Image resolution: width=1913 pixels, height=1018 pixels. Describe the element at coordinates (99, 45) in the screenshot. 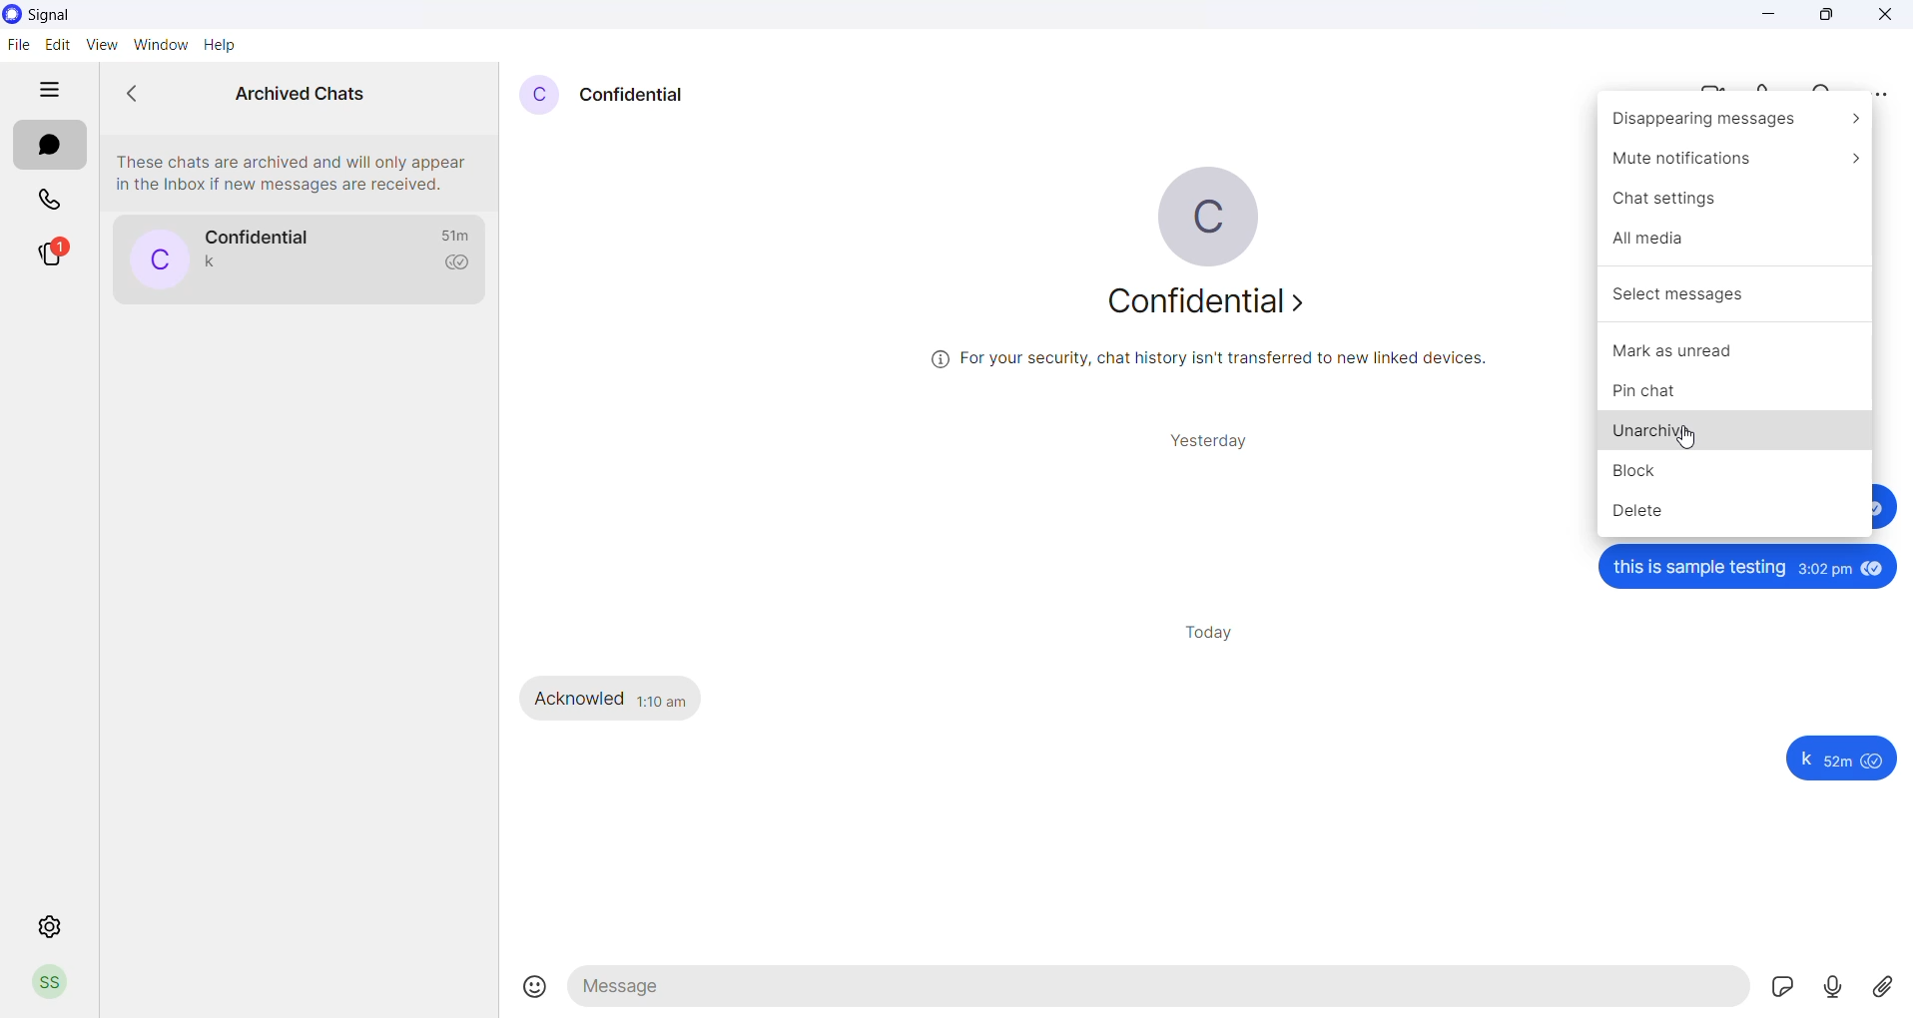

I see `view` at that location.